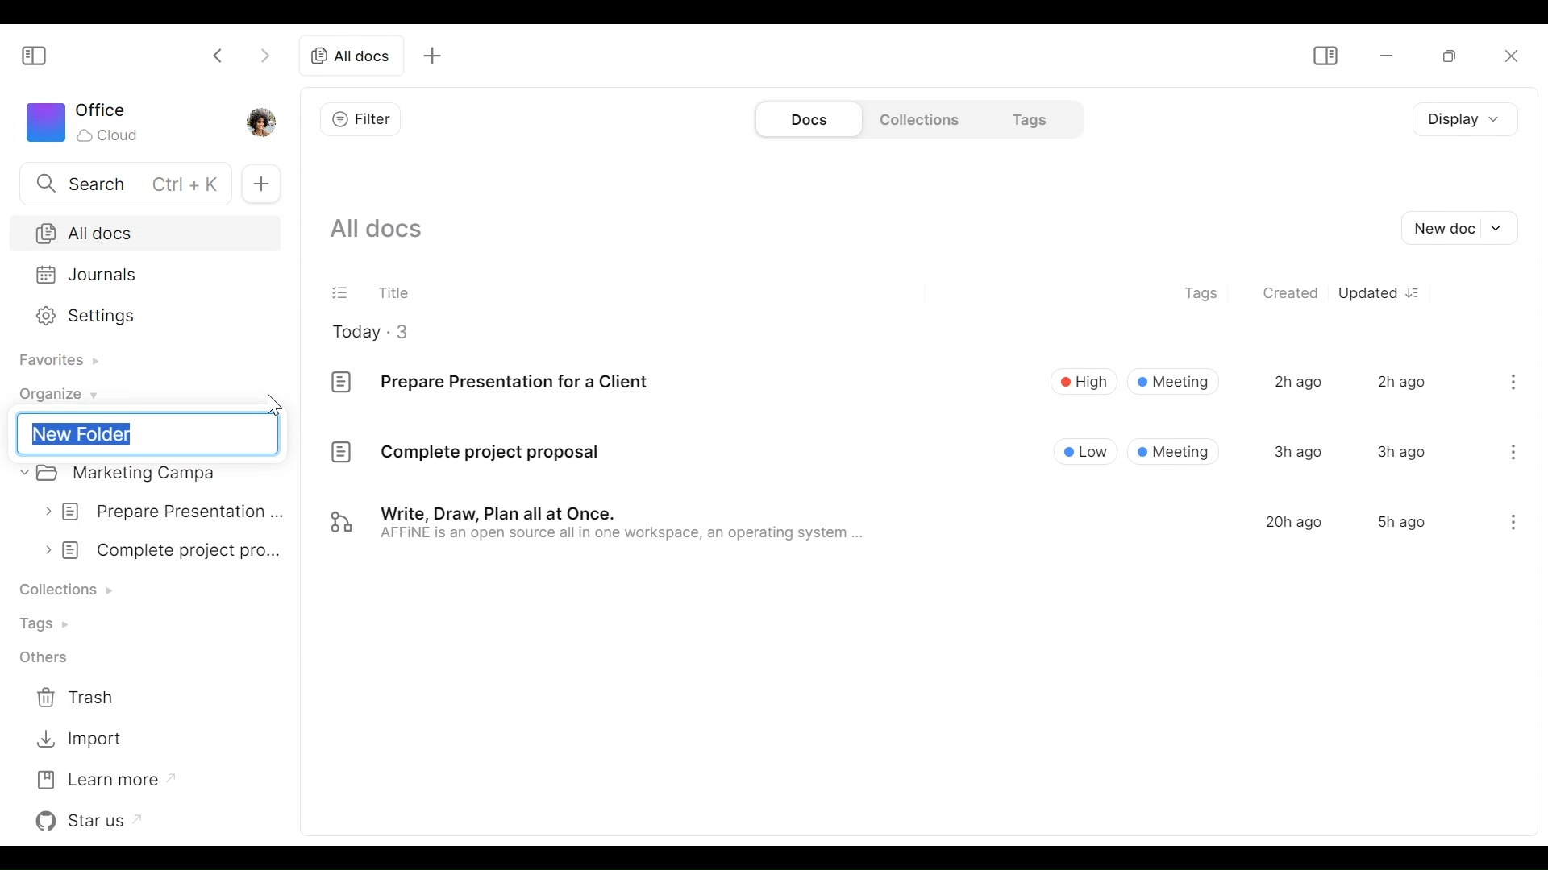 This screenshot has height=870, width=1548. I want to click on Updated, so click(1367, 292).